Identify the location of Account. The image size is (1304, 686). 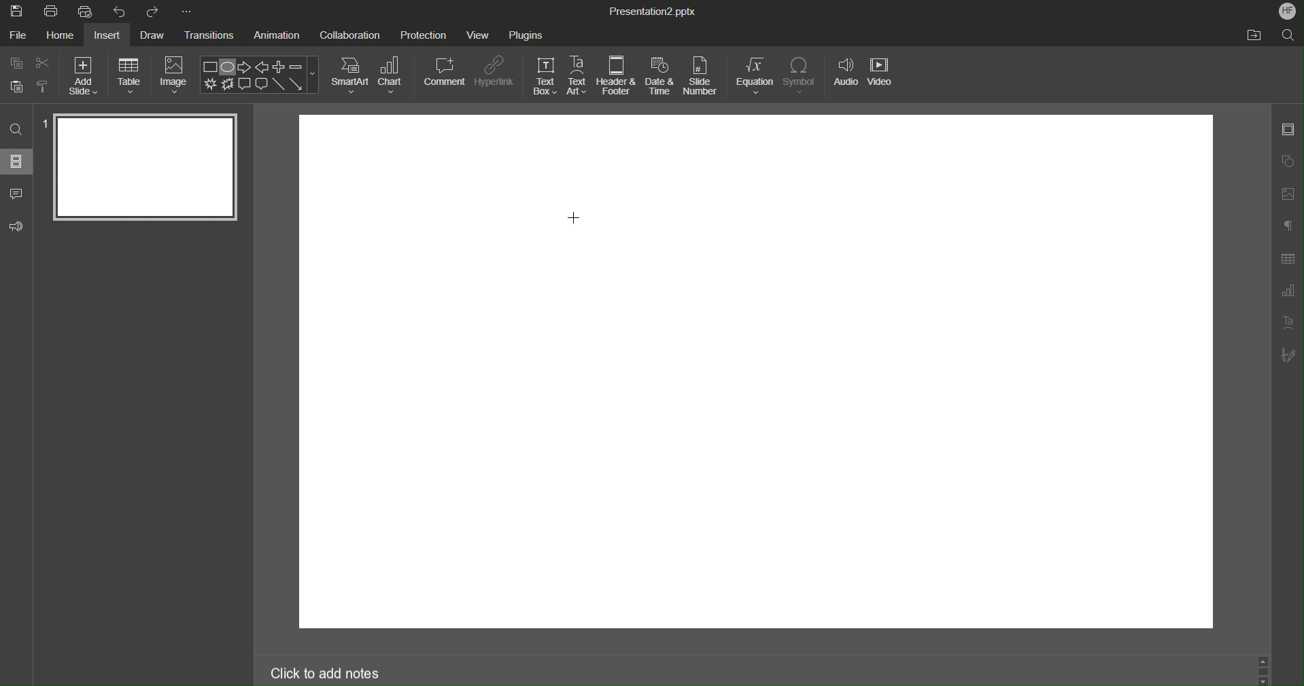
(1285, 10).